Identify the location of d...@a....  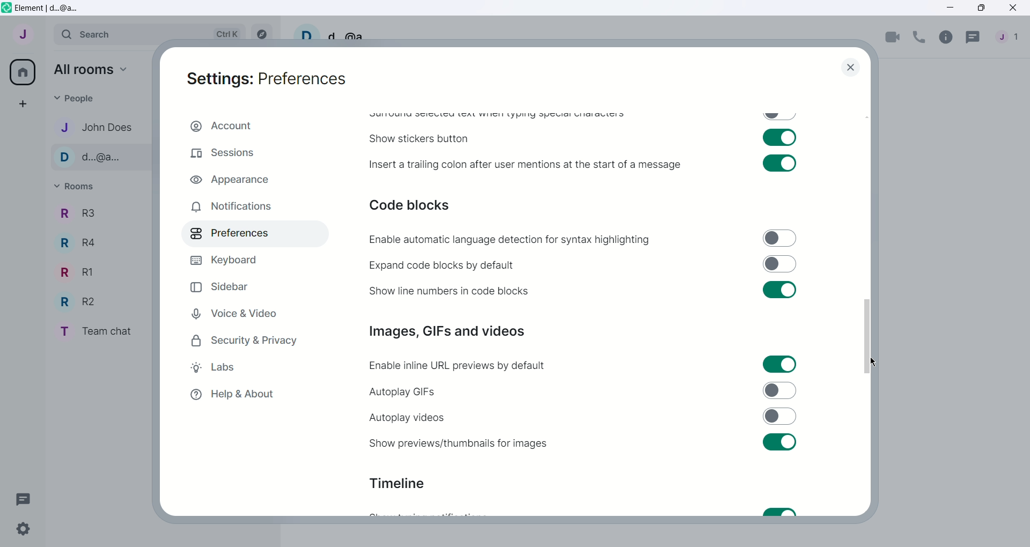
(355, 34).